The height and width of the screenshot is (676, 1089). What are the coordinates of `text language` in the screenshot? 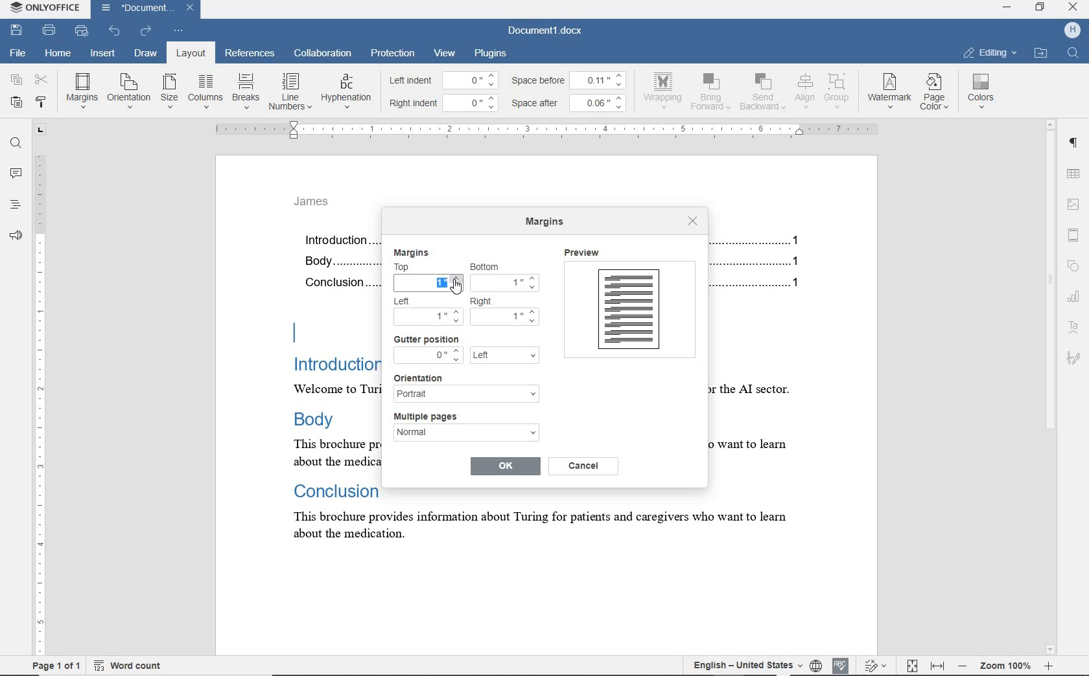 It's located at (744, 664).